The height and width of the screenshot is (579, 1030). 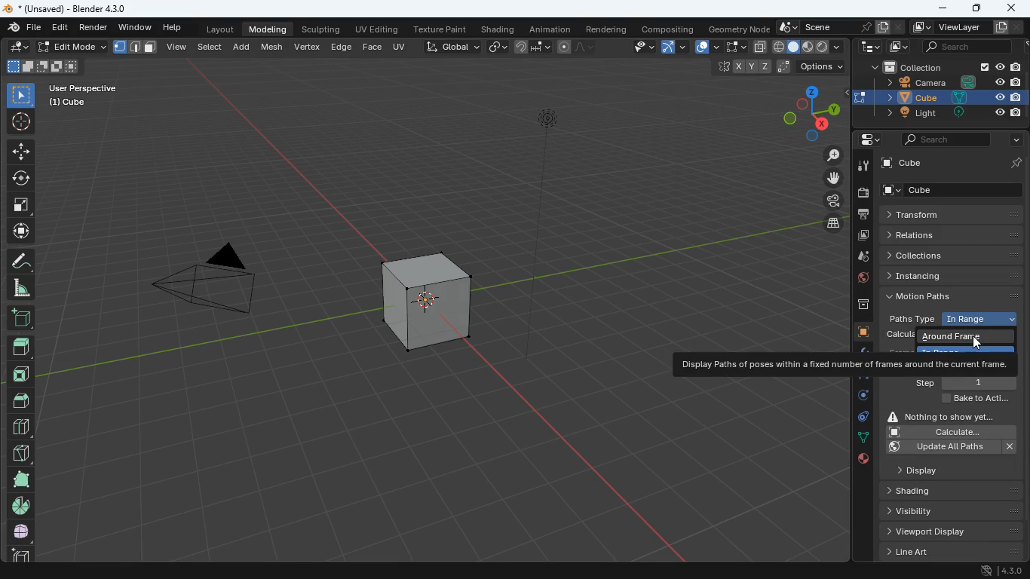 I want to click on whole, so click(x=20, y=479).